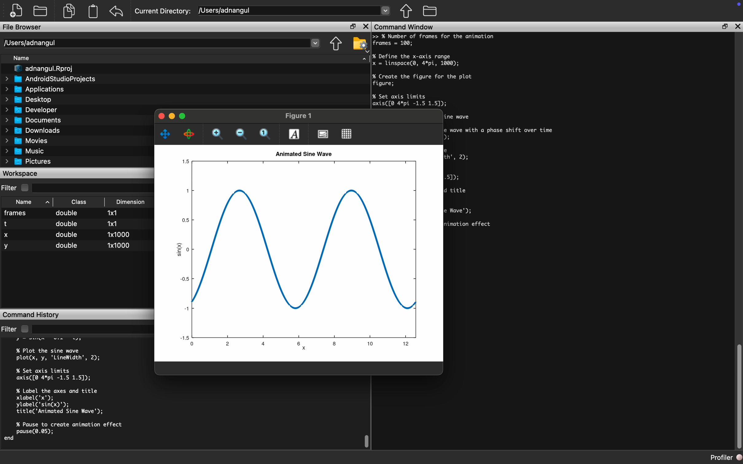 The image size is (743, 464). What do you see at coordinates (323, 135) in the screenshot?
I see `Plot` at bounding box center [323, 135].